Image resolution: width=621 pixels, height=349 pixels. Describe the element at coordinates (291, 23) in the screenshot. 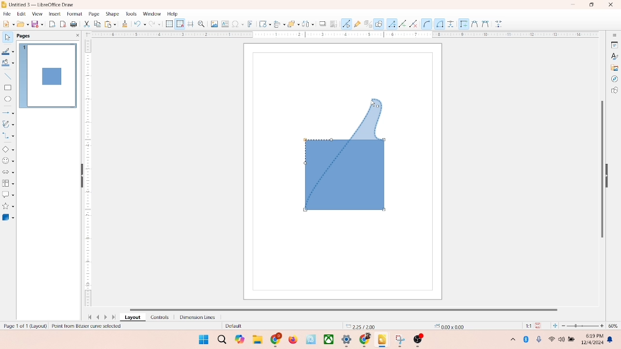

I see `arrange` at that location.